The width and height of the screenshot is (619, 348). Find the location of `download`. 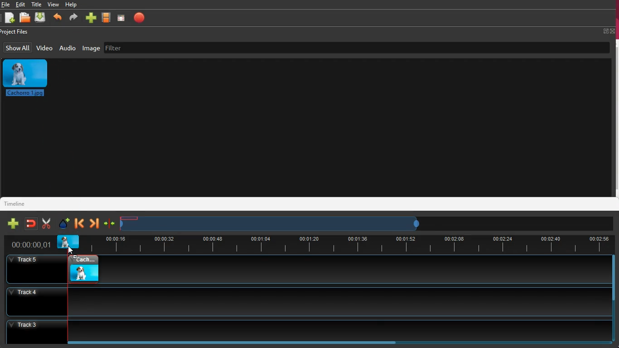

download is located at coordinates (41, 17).